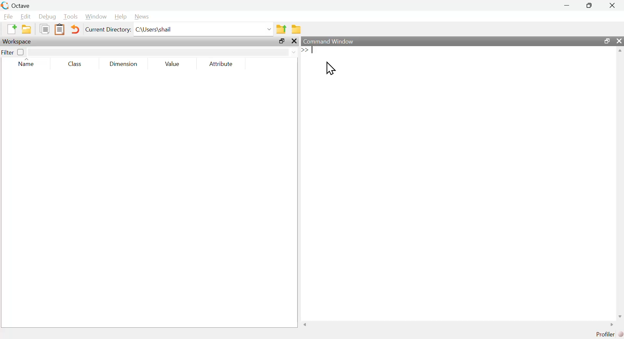  Describe the element at coordinates (162, 51) in the screenshot. I see `dropdown` at that location.